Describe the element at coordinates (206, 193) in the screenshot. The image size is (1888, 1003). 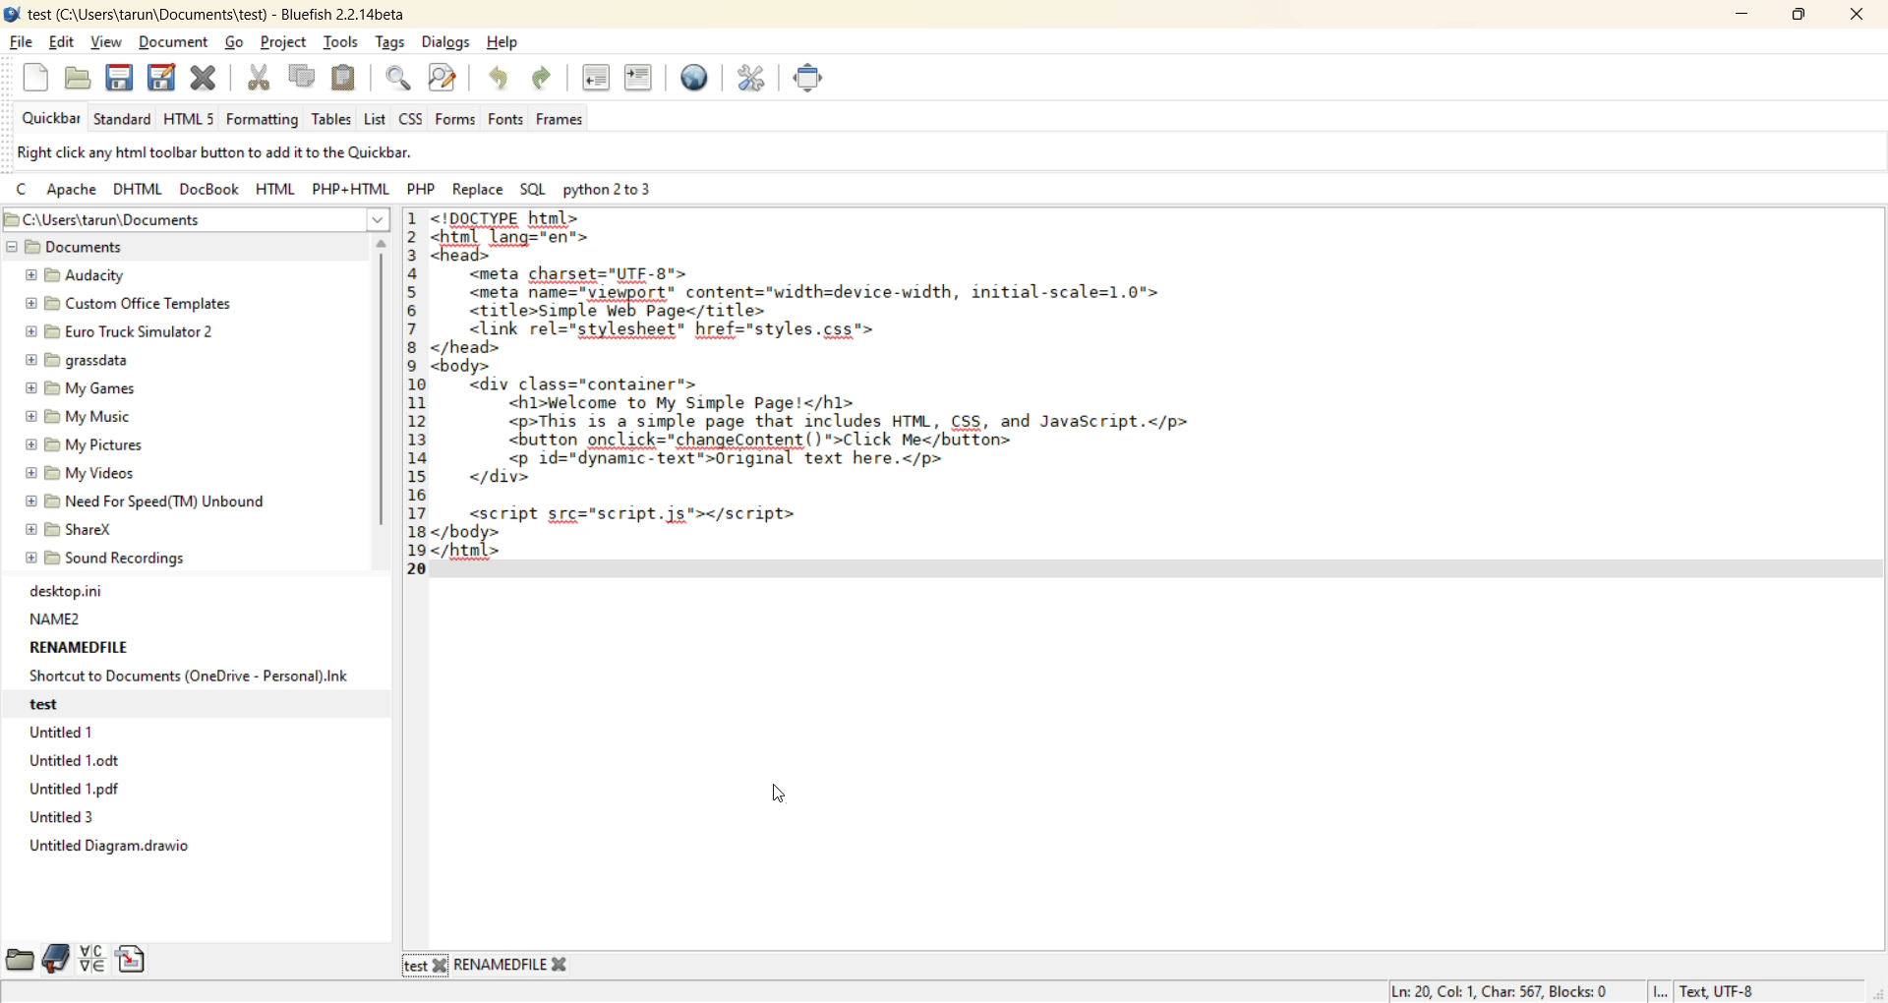
I see `docbook` at that location.